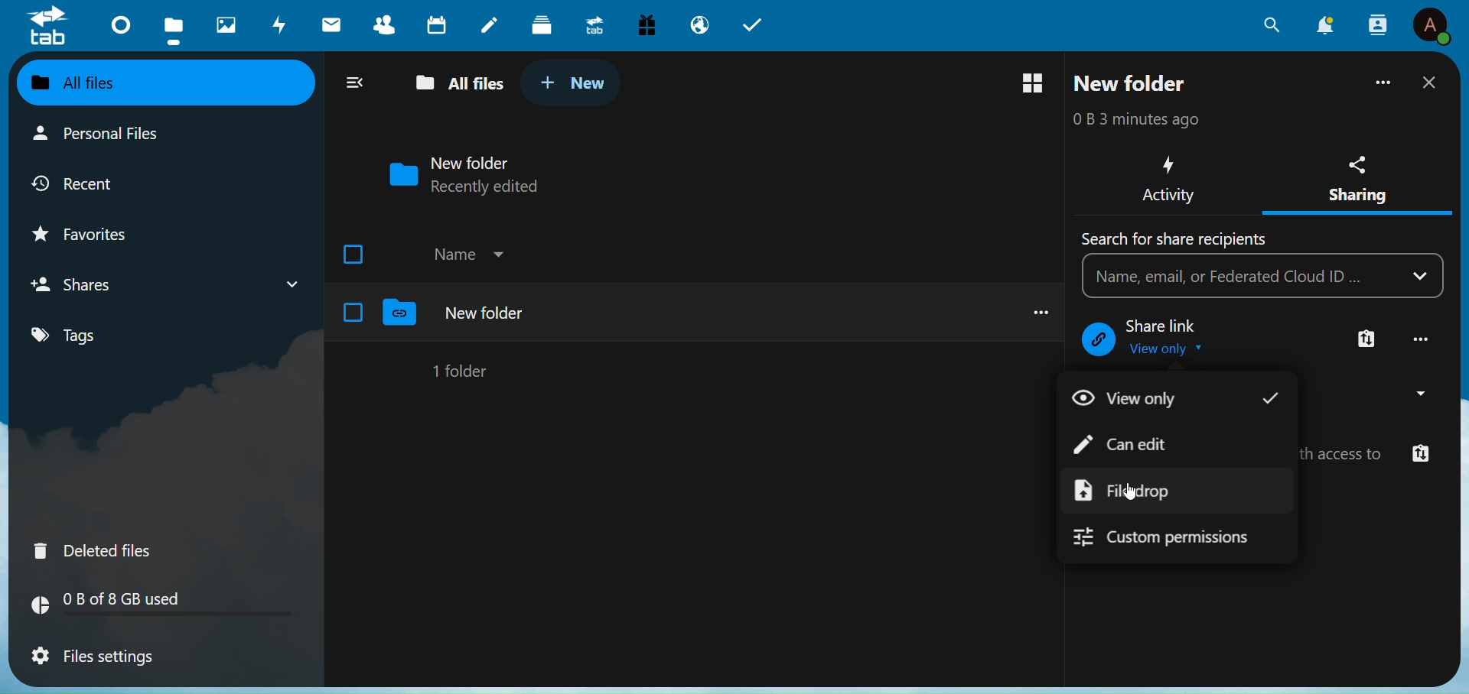 The height and width of the screenshot is (694, 1469). I want to click on Sharing selected, so click(1356, 216).